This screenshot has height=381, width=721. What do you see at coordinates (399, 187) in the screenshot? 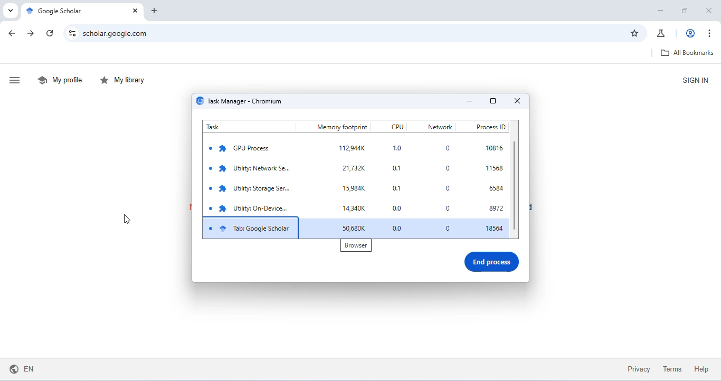
I see `0.1` at bounding box center [399, 187].